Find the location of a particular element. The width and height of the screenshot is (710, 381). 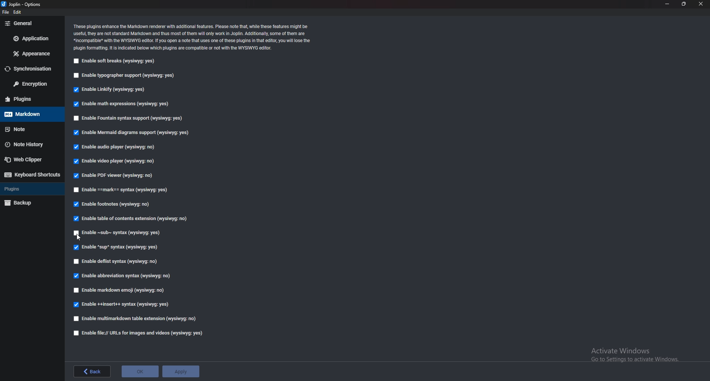

Enable sup syntax is located at coordinates (119, 247).